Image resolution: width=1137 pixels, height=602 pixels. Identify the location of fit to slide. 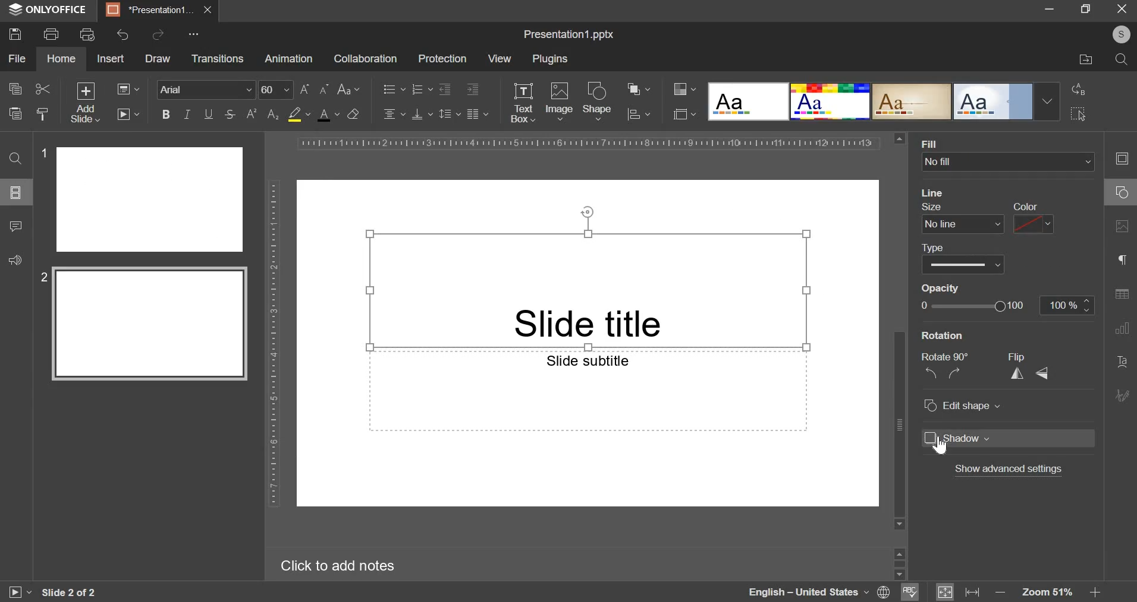
(945, 593).